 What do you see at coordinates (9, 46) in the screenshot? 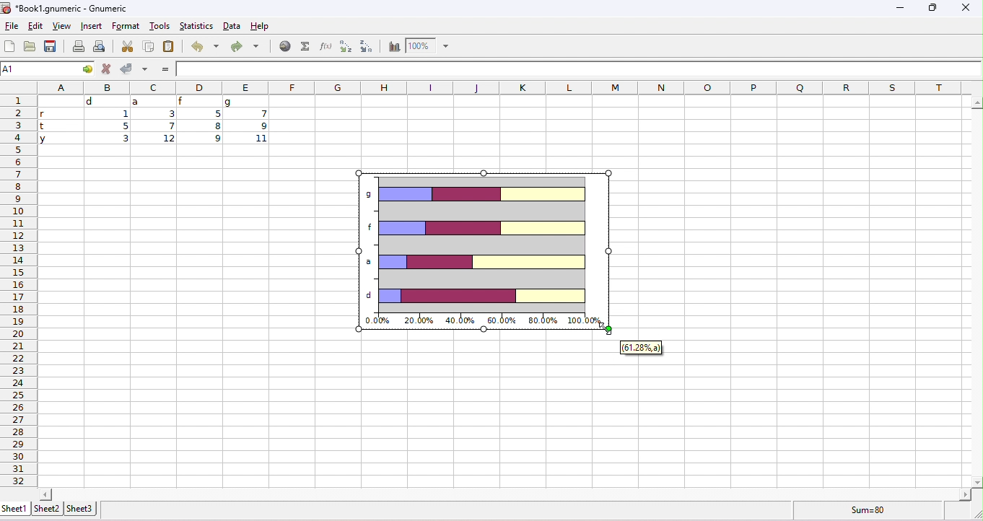
I see `new` at bounding box center [9, 46].